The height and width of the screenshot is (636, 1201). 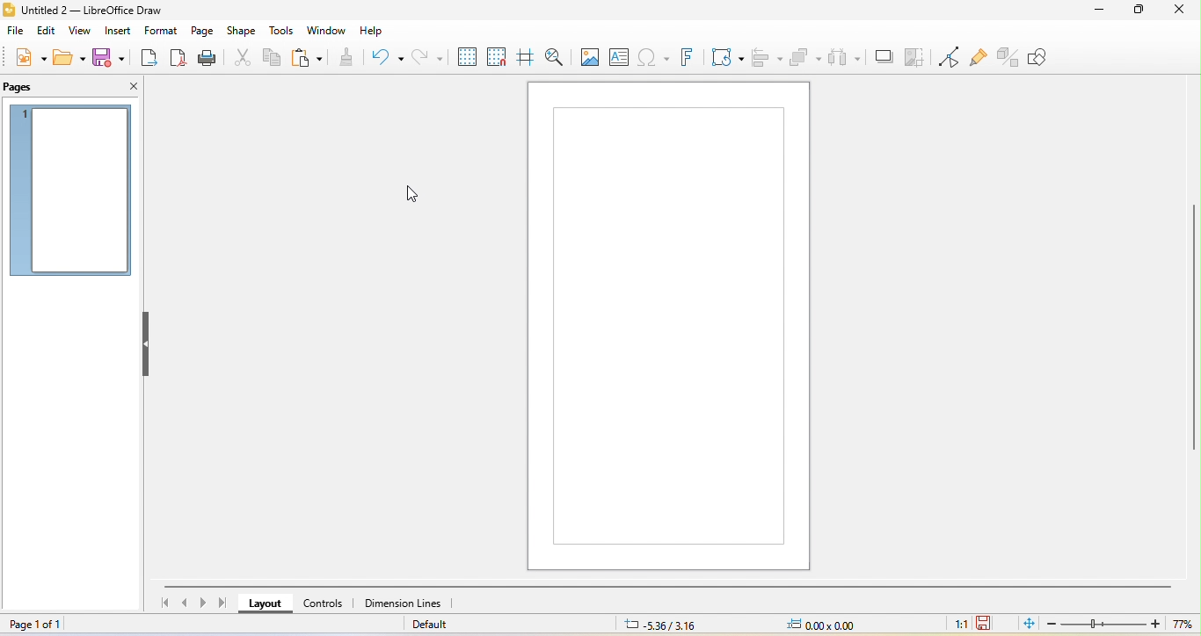 I want to click on view, so click(x=78, y=33).